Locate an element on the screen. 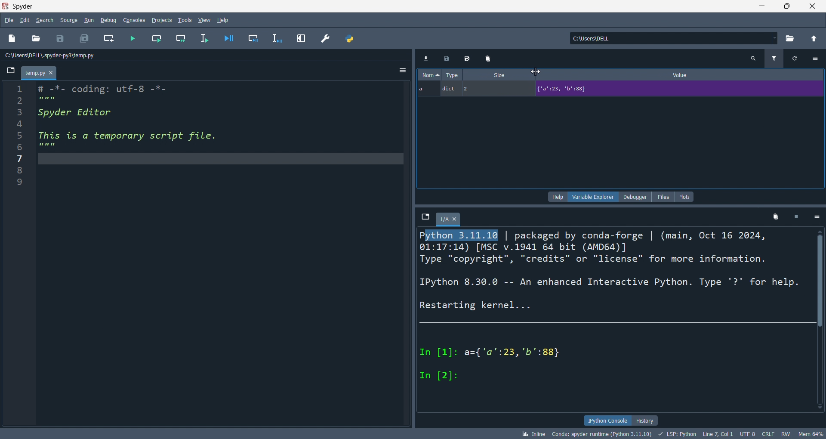 The height and width of the screenshot is (439, 826). maximize is located at coordinates (790, 6).